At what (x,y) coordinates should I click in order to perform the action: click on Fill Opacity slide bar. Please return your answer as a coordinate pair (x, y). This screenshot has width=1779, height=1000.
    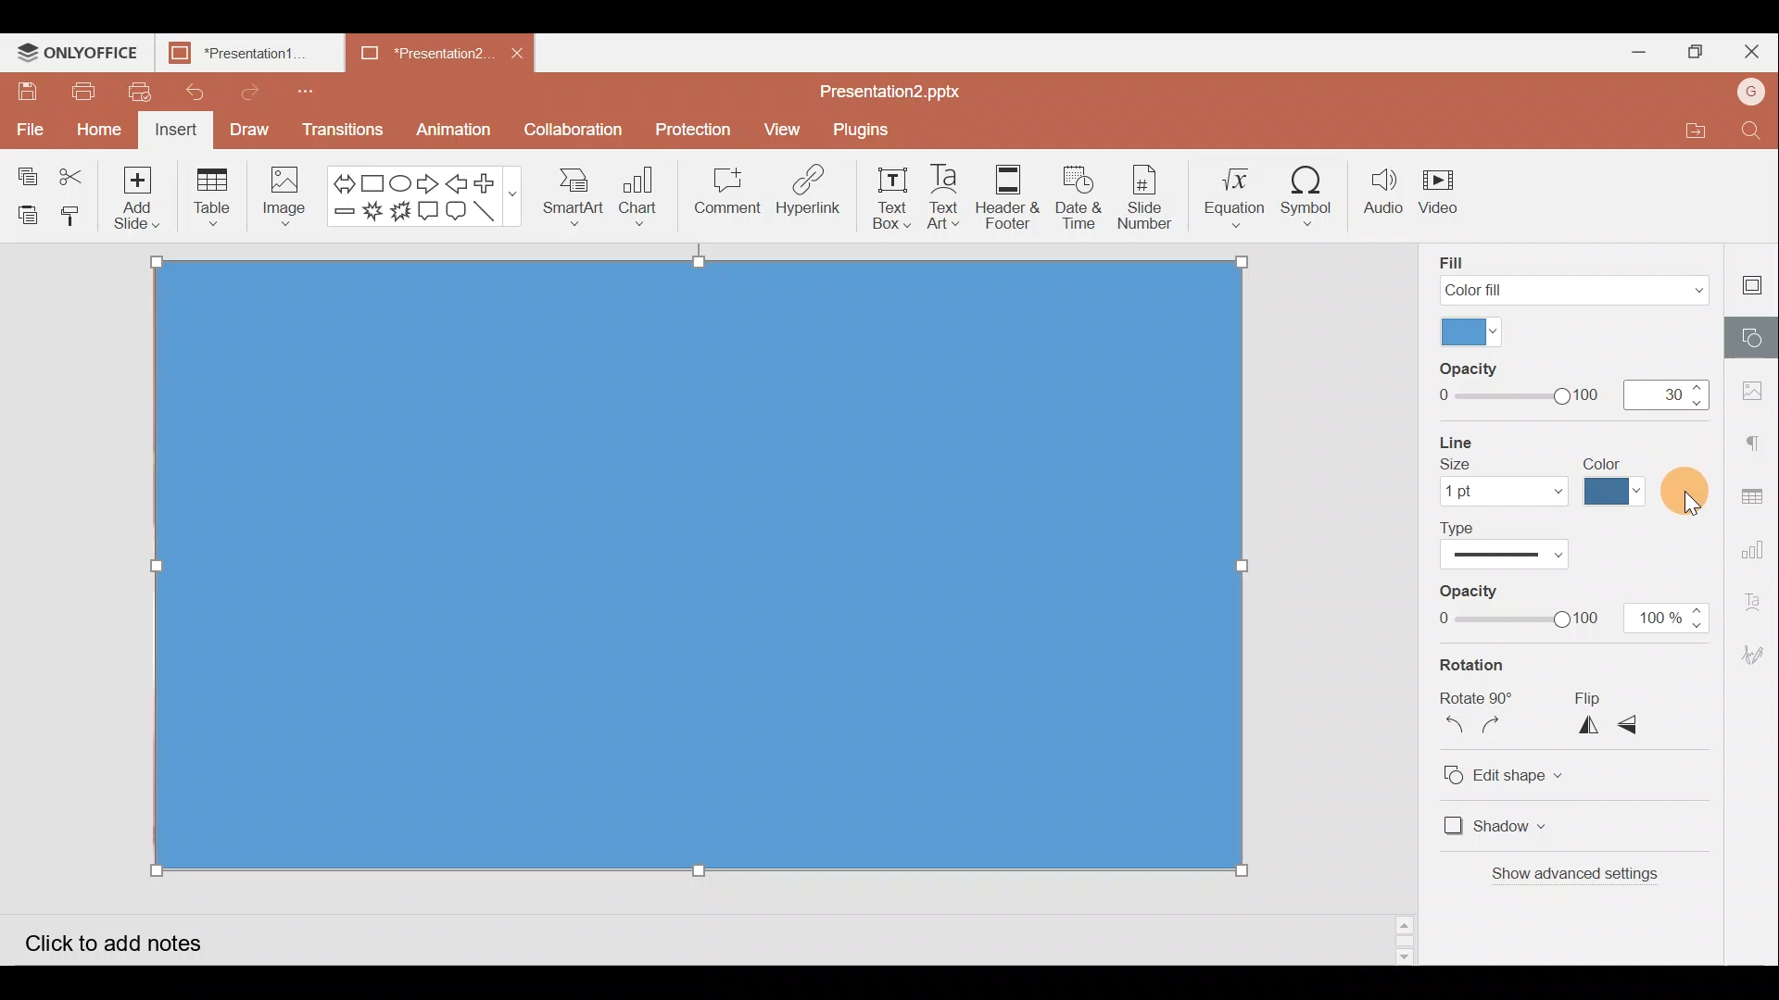
    Looking at the image, I should click on (1517, 384).